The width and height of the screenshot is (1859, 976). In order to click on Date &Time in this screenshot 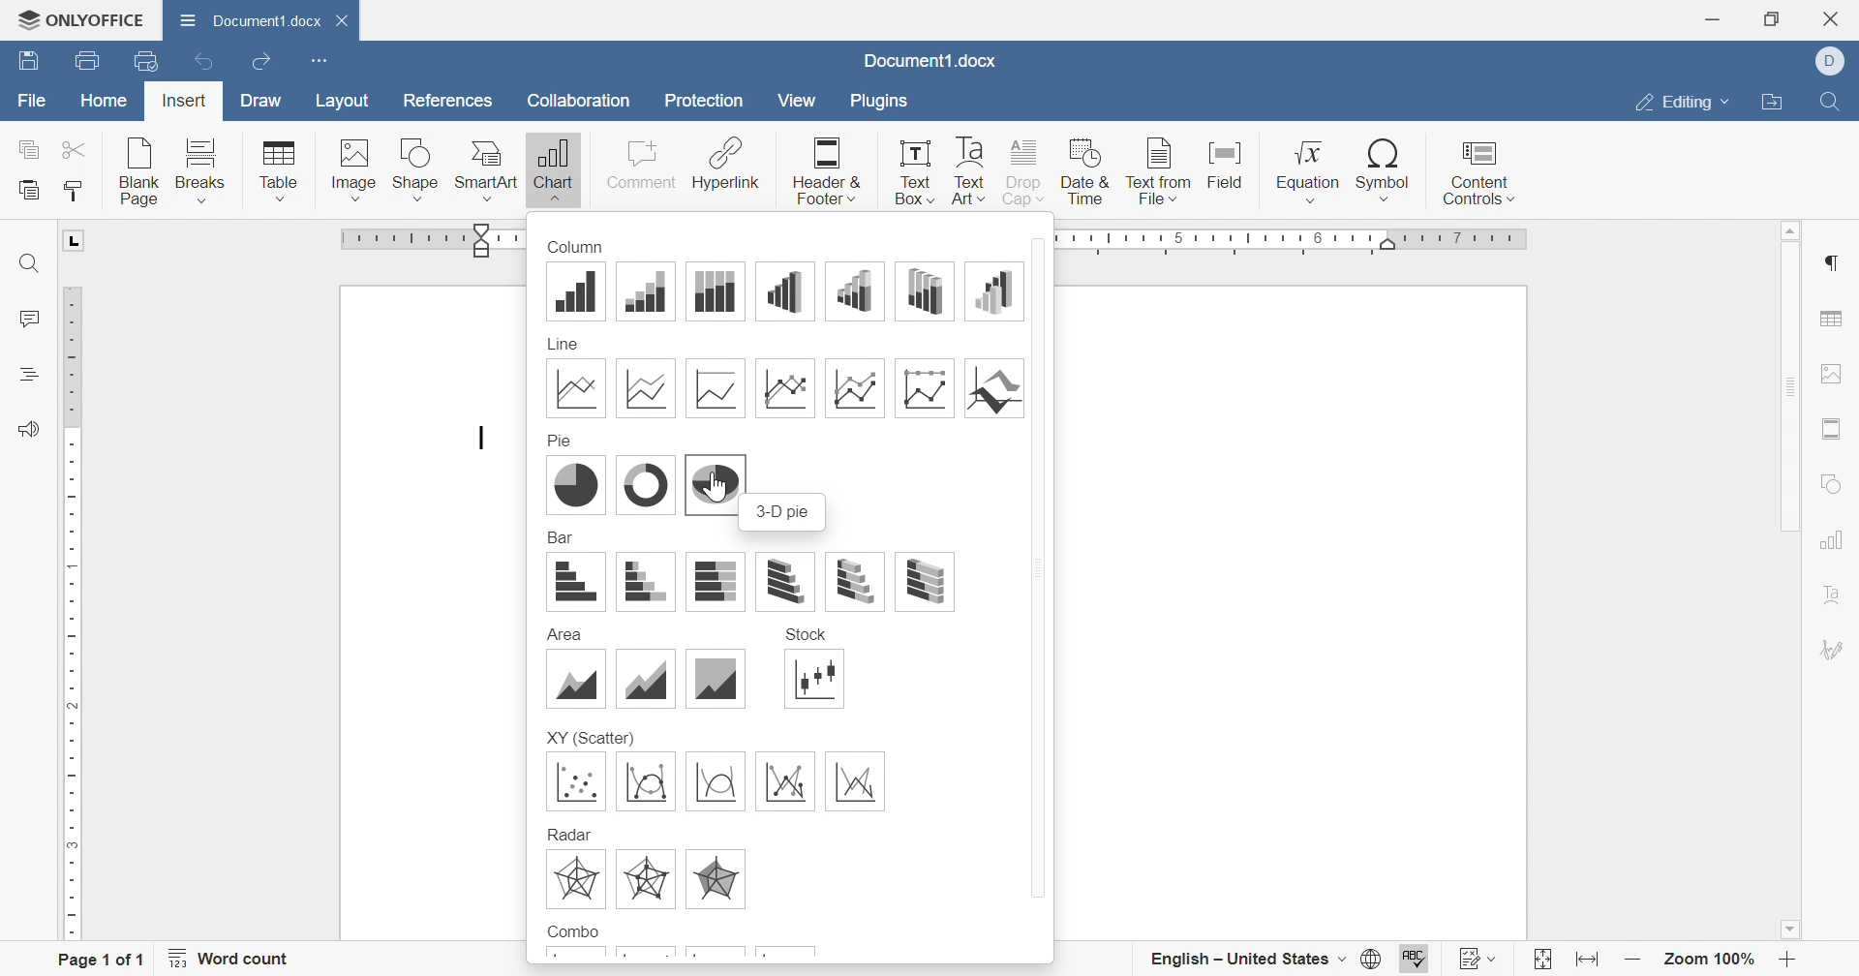, I will do `click(1085, 170)`.